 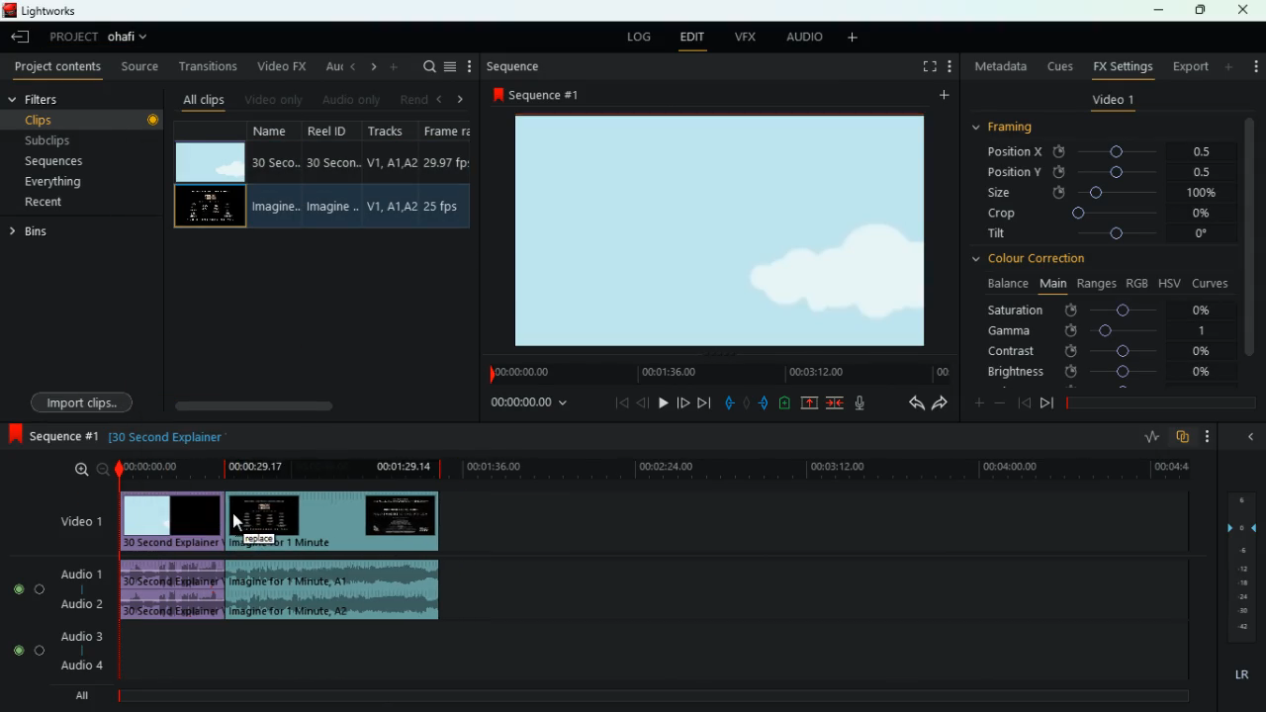 What do you see at coordinates (639, 39) in the screenshot?
I see `log` at bounding box center [639, 39].